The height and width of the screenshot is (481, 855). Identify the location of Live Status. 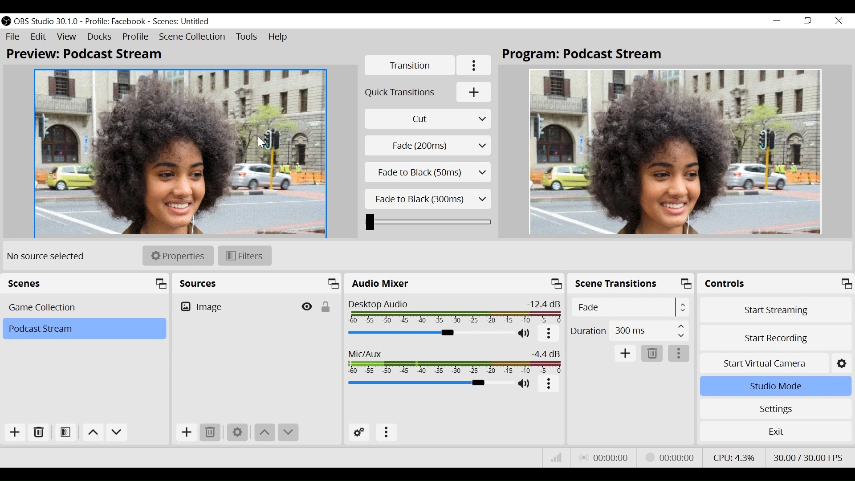
(602, 457).